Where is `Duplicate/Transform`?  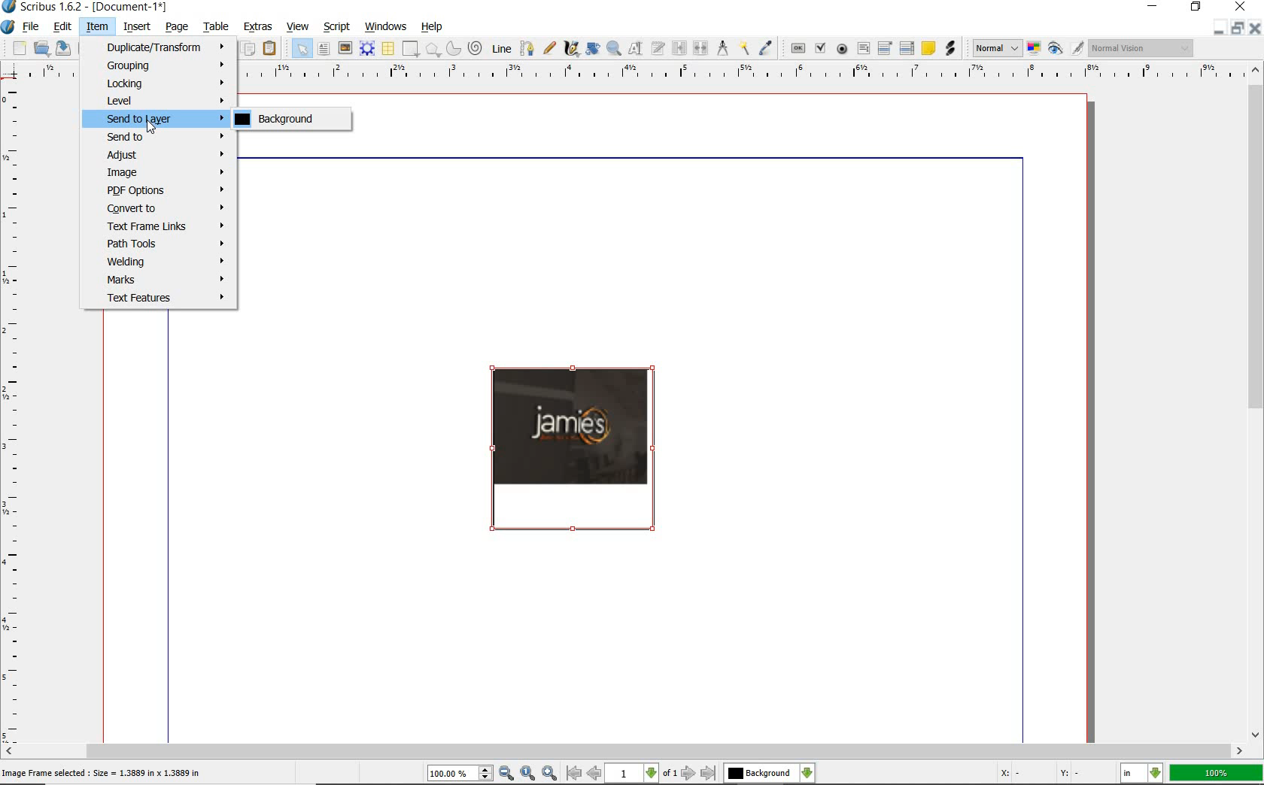 Duplicate/Transform is located at coordinates (159, 47).